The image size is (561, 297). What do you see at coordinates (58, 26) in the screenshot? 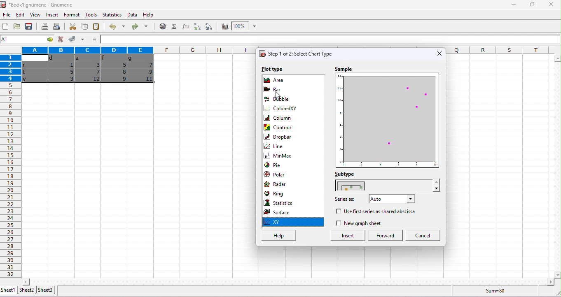
I see `print preview` at bounding box center [58, 26].